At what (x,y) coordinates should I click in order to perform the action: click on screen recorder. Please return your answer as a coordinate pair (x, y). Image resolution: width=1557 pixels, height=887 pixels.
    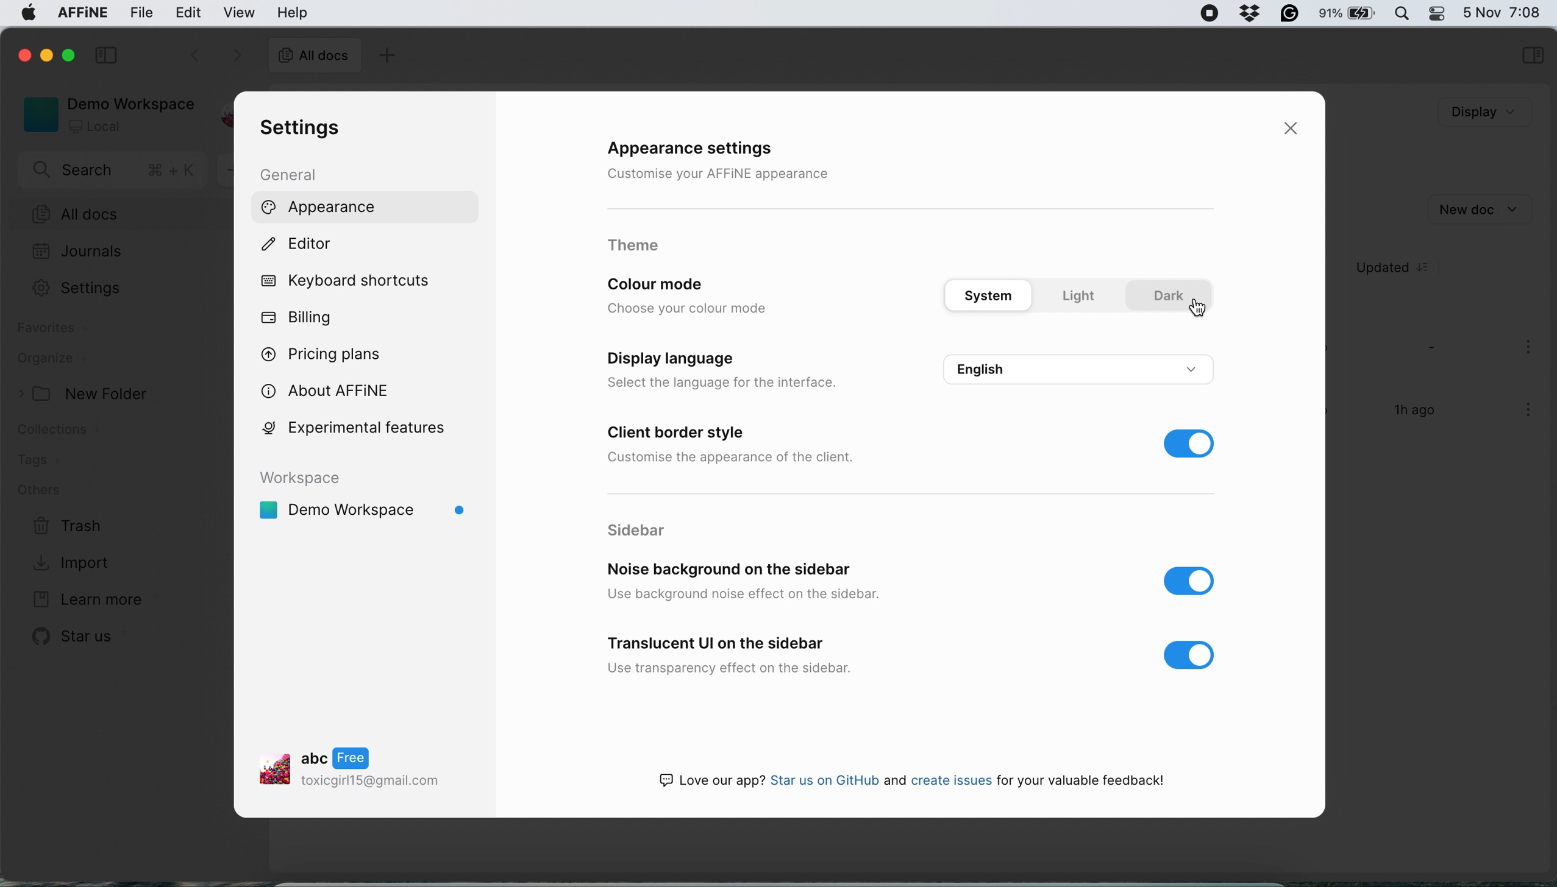
    Looking at the image, I should click on (1211, 13).